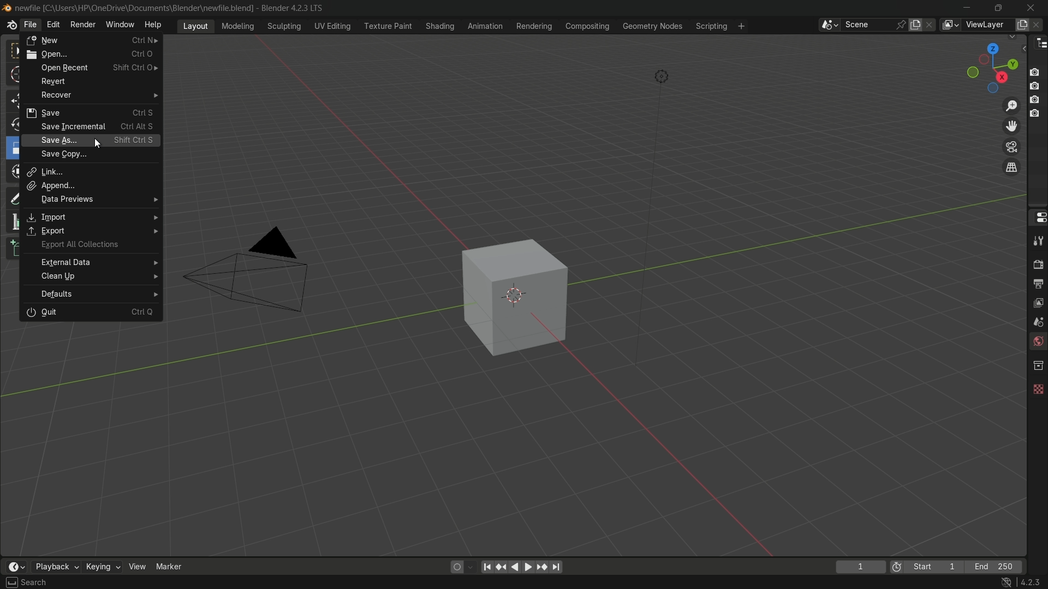 The width and height of the screenshot is (1048, 589). Describe the element at coordinates (91, 314) in the screenshot. I see `quit` at that location.